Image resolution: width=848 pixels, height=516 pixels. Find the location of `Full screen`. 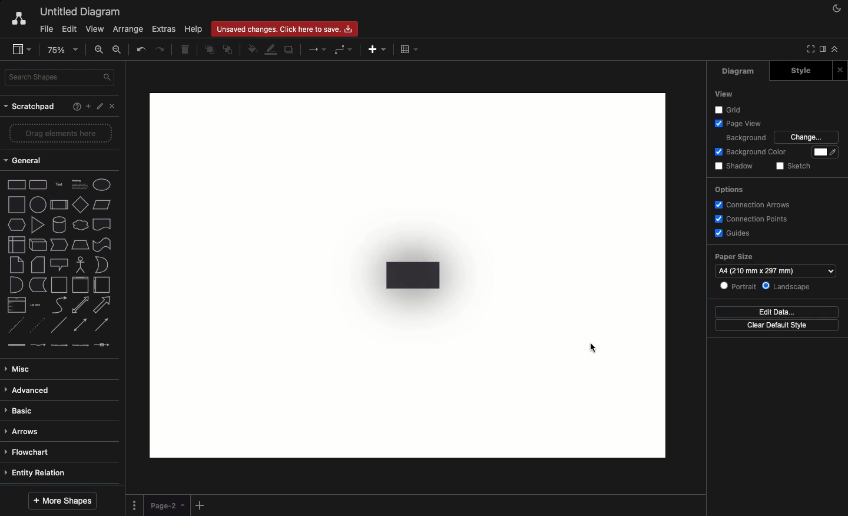

Full screen is located at coordinates (808, 49).